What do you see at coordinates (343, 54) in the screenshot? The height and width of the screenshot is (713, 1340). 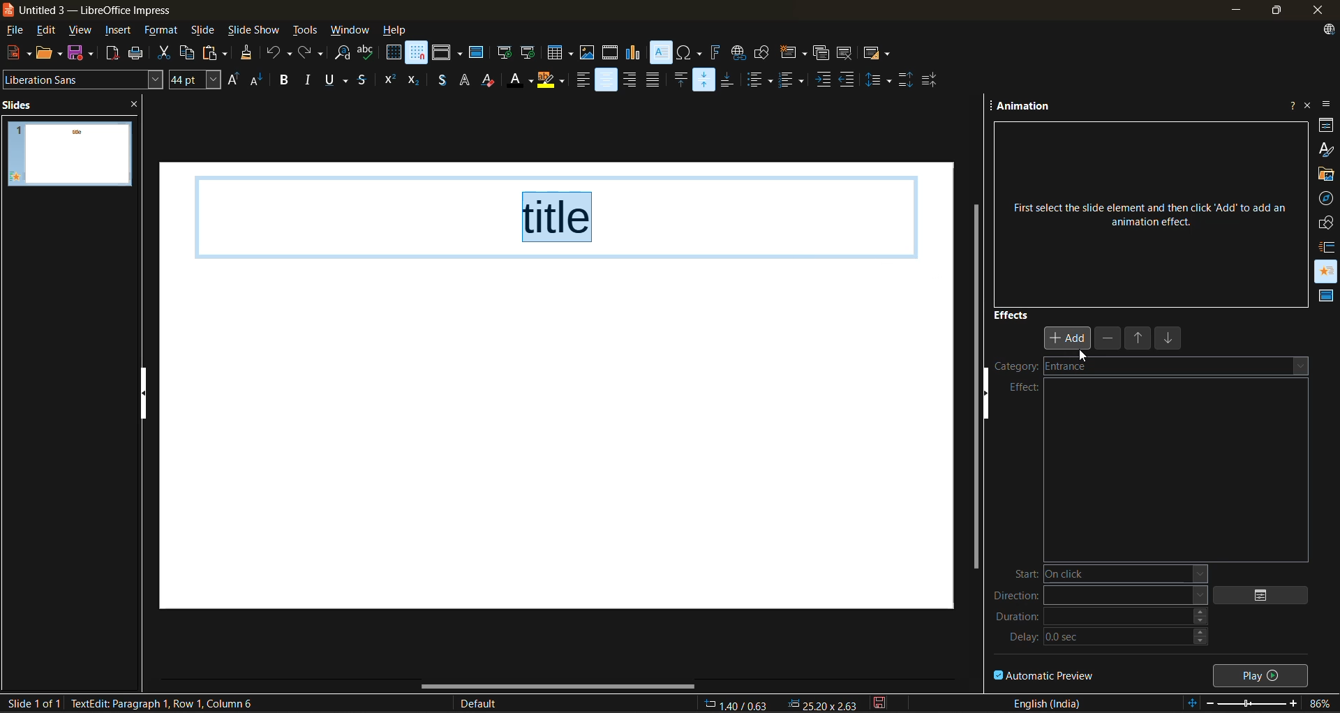 I see `find and replace` at bounding box center [343, 54].